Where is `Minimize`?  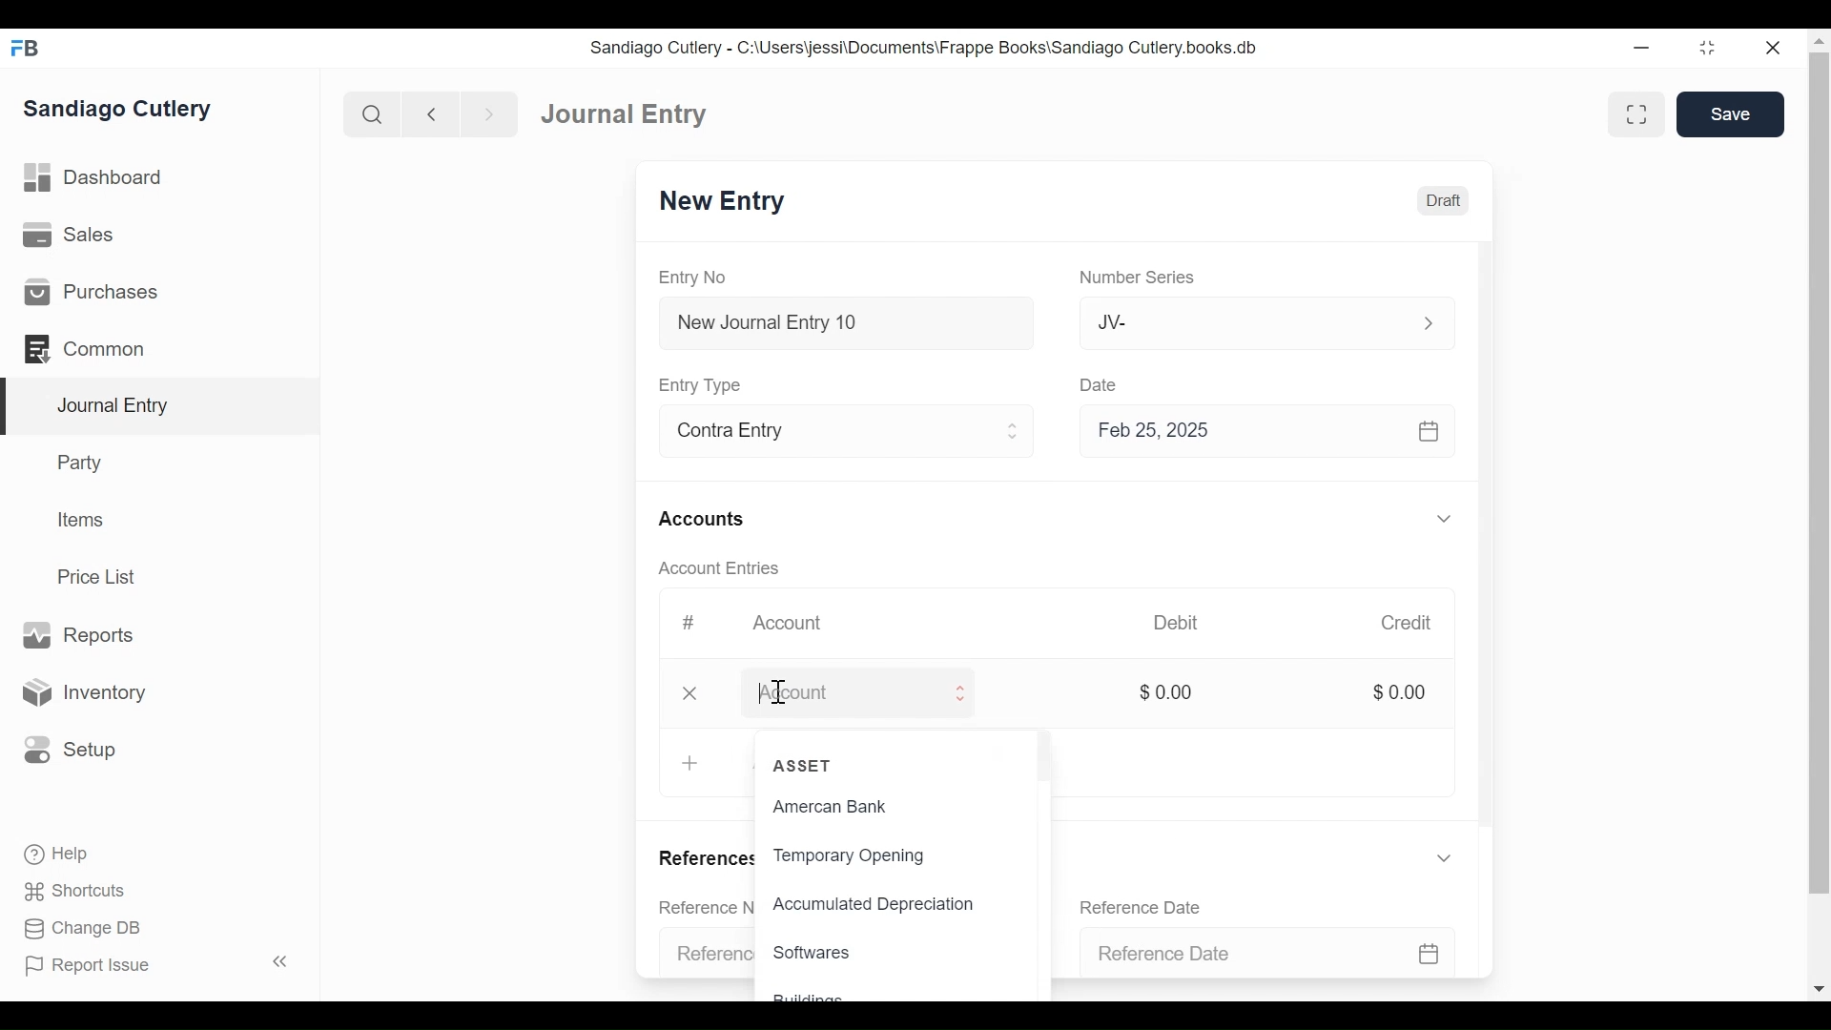 Minimize is located at coordinates (1642, 49).